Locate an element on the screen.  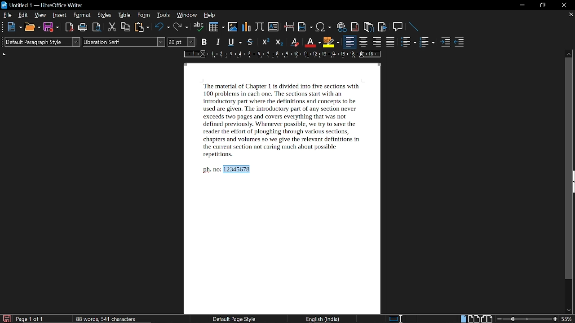
page 1 of 1 is located at coordinates (30, 319).